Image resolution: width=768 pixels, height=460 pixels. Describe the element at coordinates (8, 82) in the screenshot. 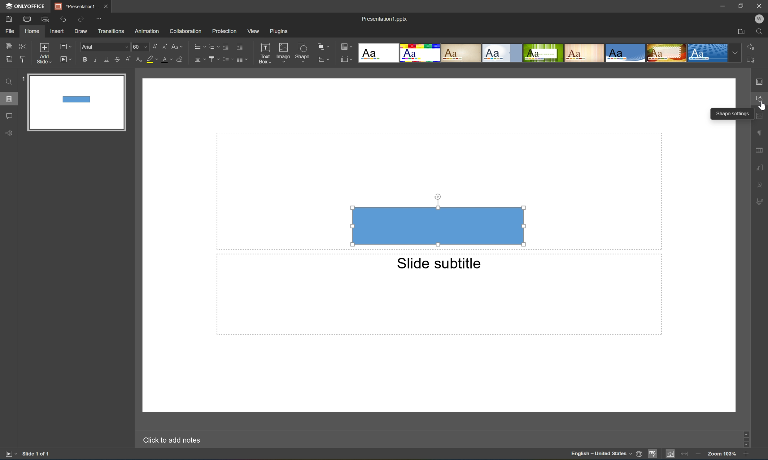

I see `Find` at that location.